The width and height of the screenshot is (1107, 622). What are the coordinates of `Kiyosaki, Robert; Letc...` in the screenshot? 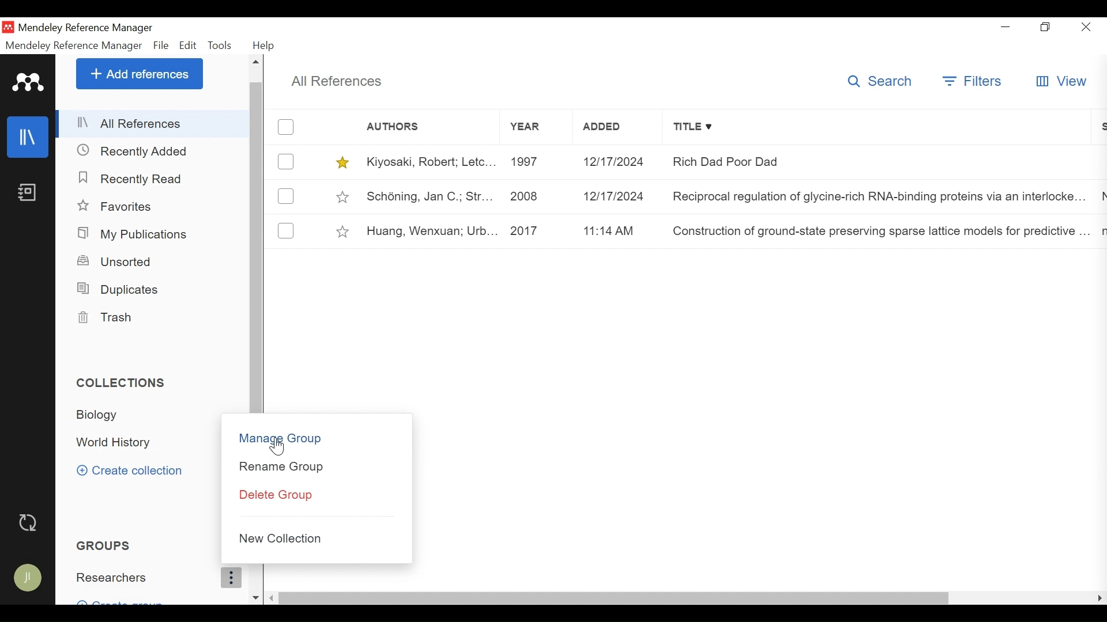 It's located at (430, 162).